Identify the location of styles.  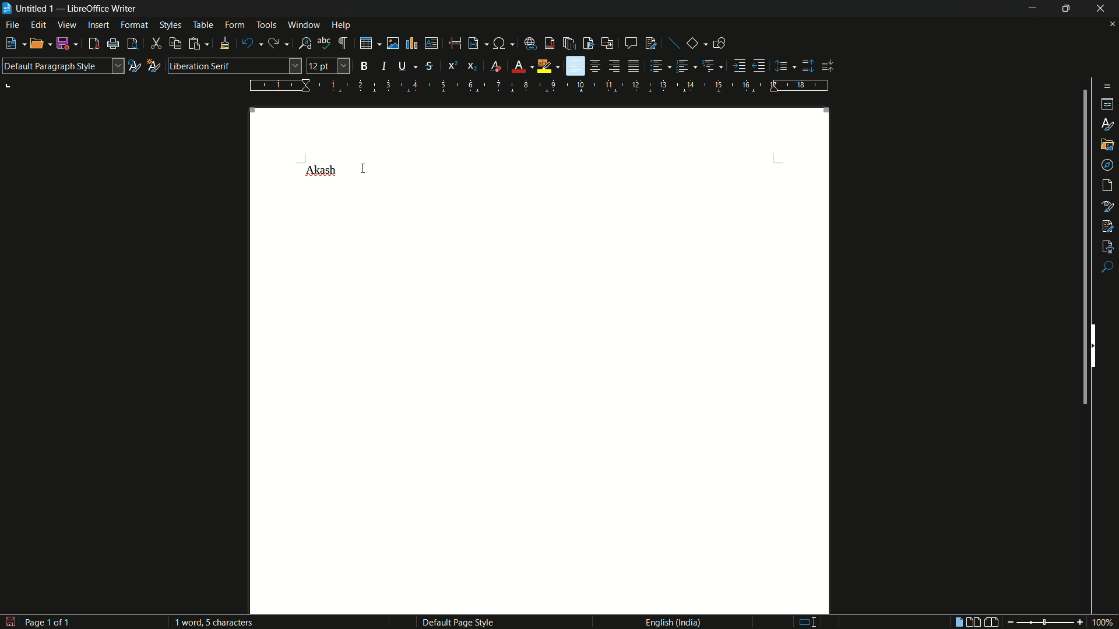
(1109, 123).